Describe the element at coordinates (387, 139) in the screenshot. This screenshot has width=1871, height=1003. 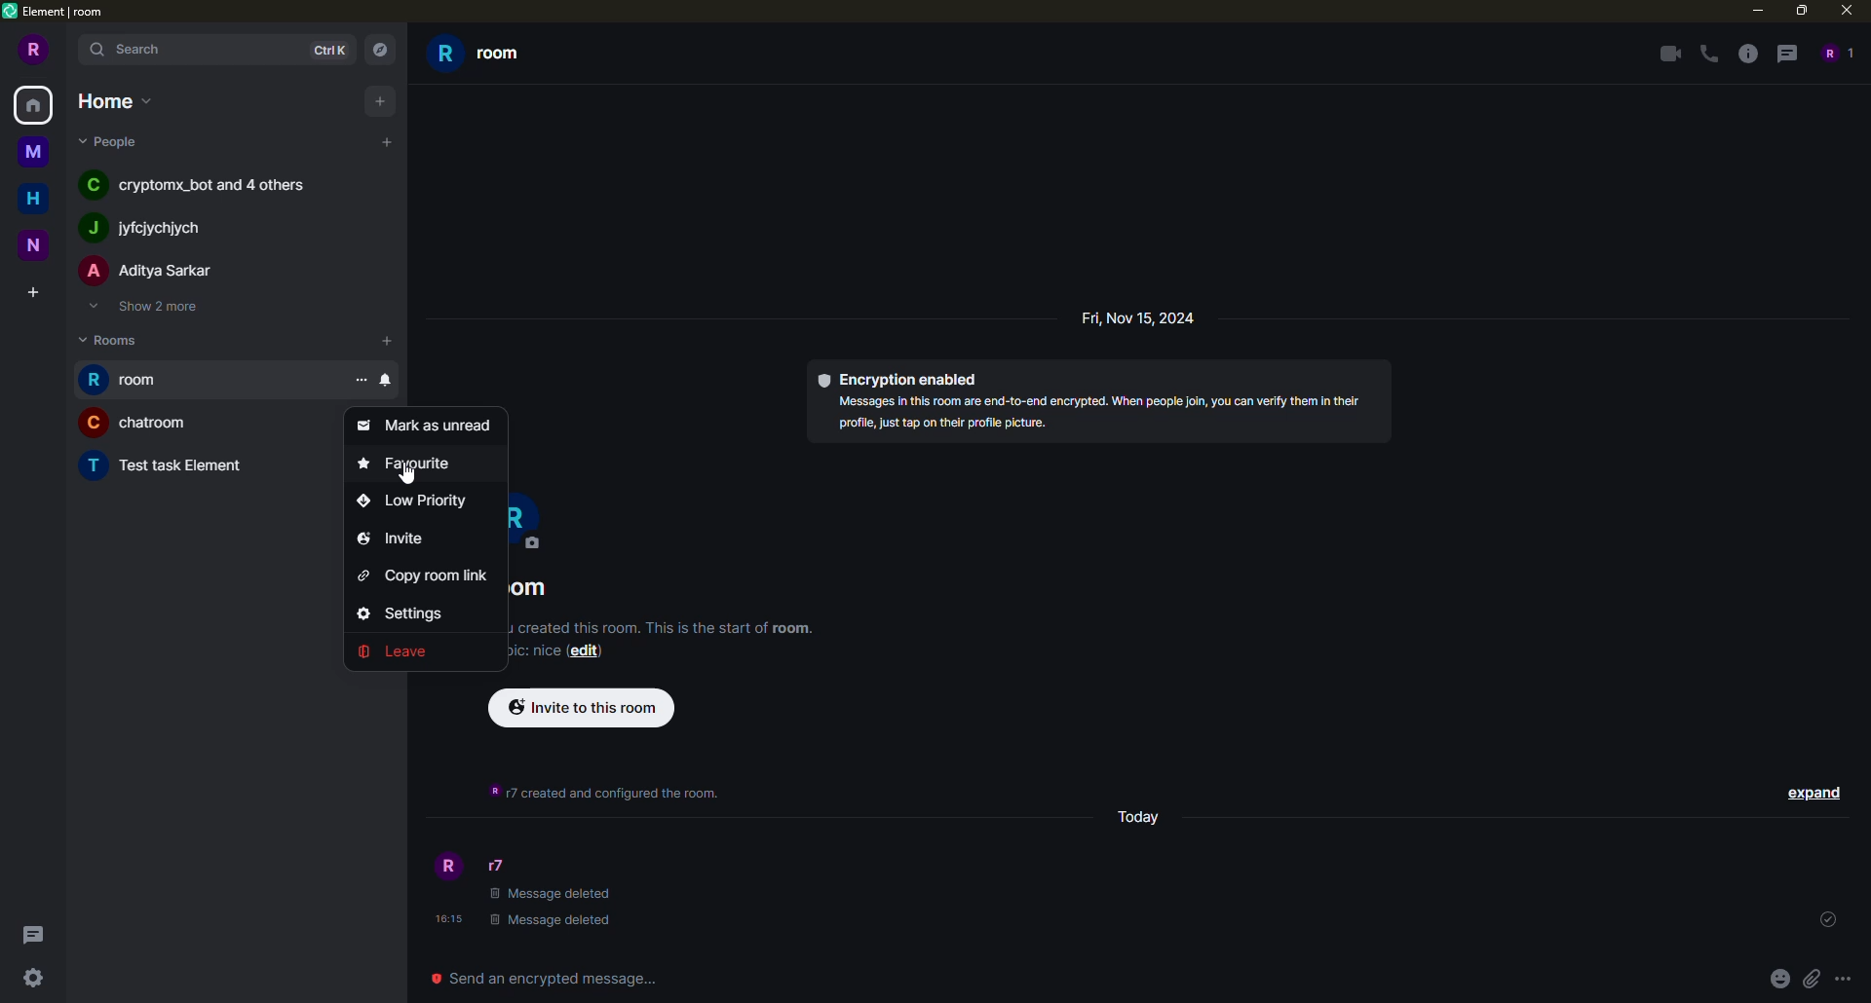
I see `add` at that location.